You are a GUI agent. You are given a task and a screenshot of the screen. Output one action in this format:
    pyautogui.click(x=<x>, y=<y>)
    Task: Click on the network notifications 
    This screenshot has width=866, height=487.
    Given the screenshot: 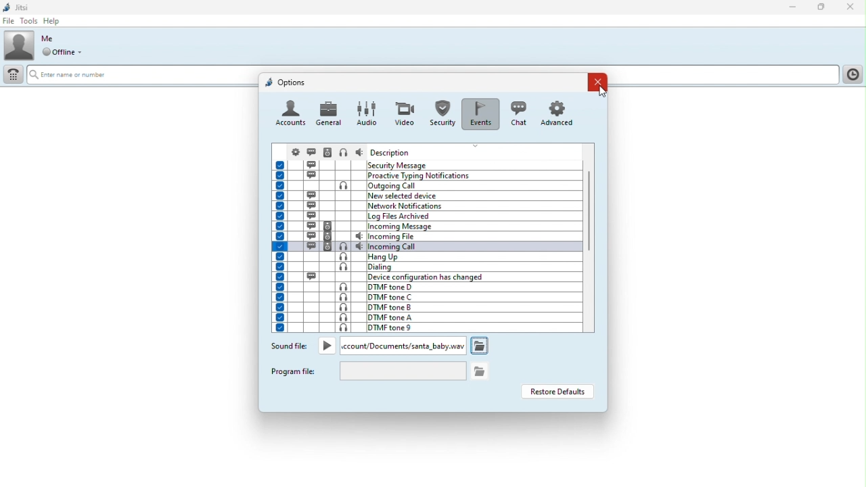 What is the action you would take?
    pyautogui.click(x=425, y=206)
    